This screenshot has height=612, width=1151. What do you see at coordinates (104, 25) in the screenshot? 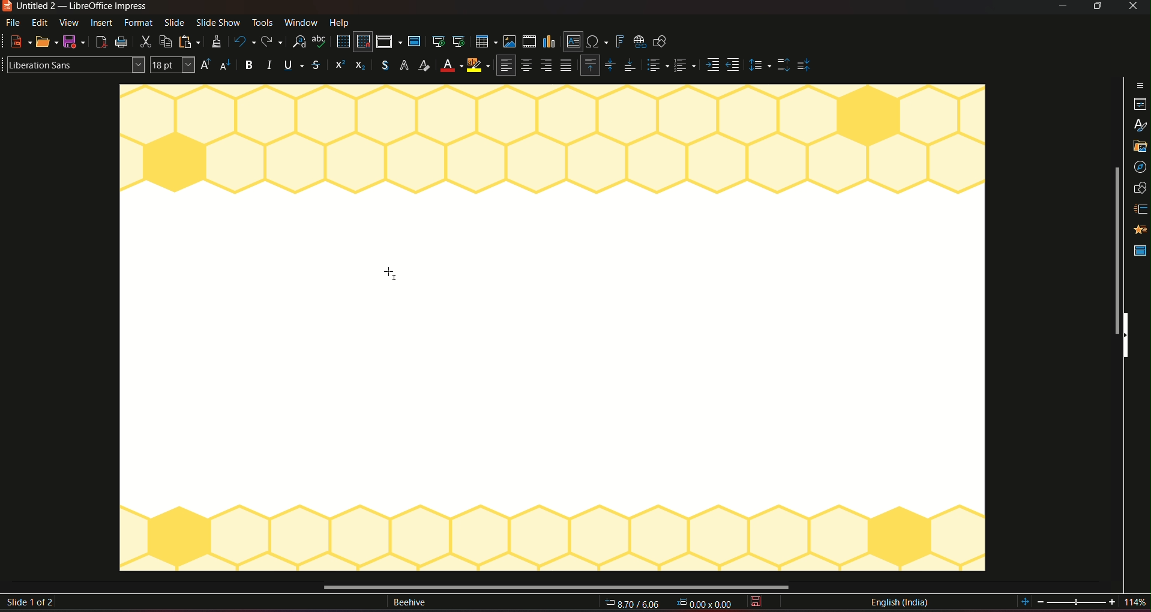
I see `insert` at bounding box center [104, 25].